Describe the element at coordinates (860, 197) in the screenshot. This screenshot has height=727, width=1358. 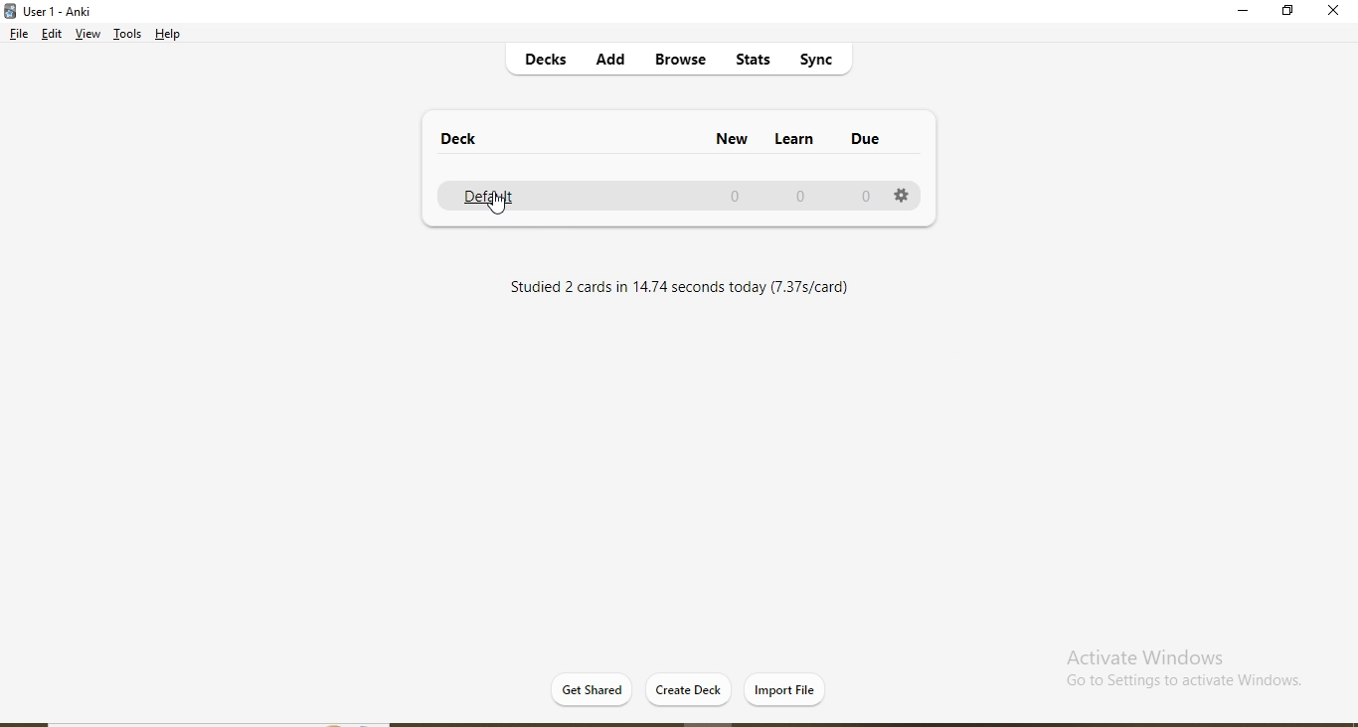
I see `0` at that location.